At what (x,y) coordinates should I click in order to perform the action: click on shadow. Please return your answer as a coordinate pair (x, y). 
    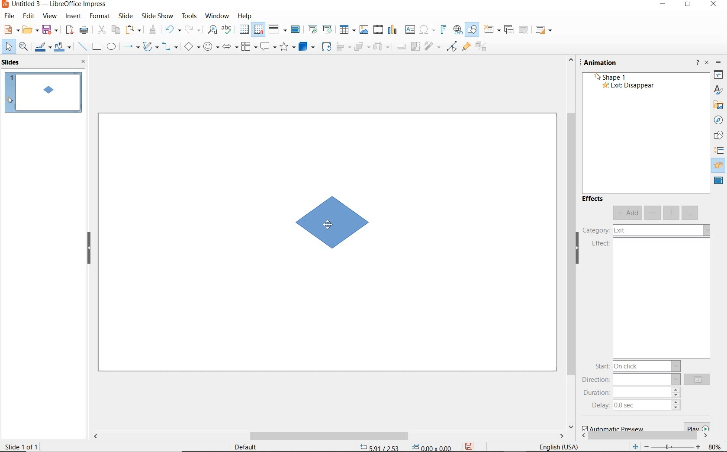
    Looking at the image, I should click on (401, 46).